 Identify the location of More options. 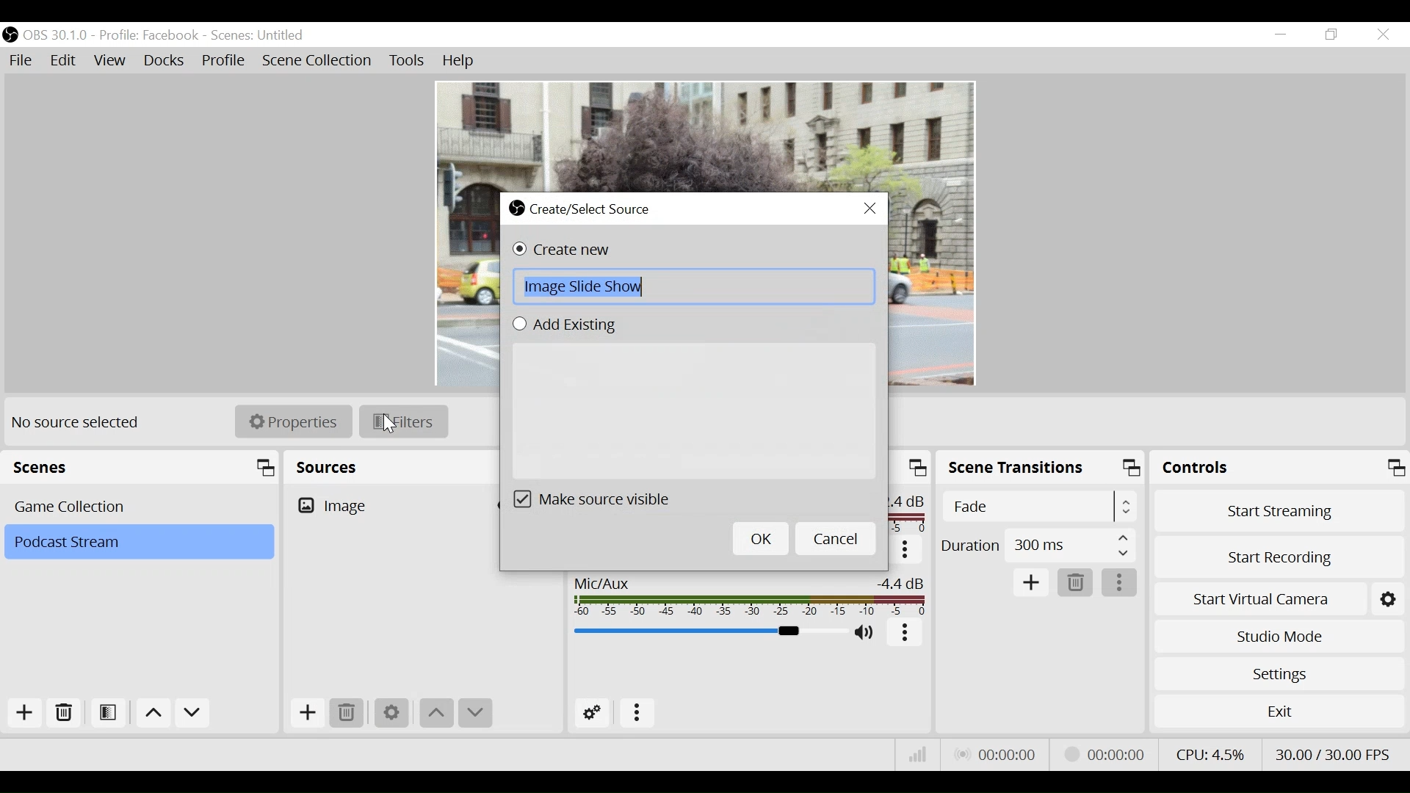
(906, 633).